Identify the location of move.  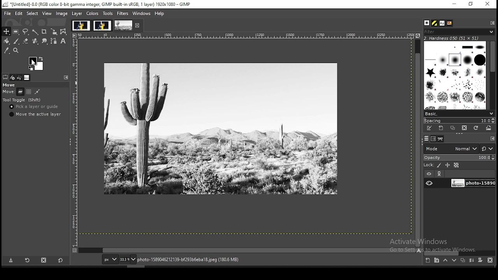
(8, 92).